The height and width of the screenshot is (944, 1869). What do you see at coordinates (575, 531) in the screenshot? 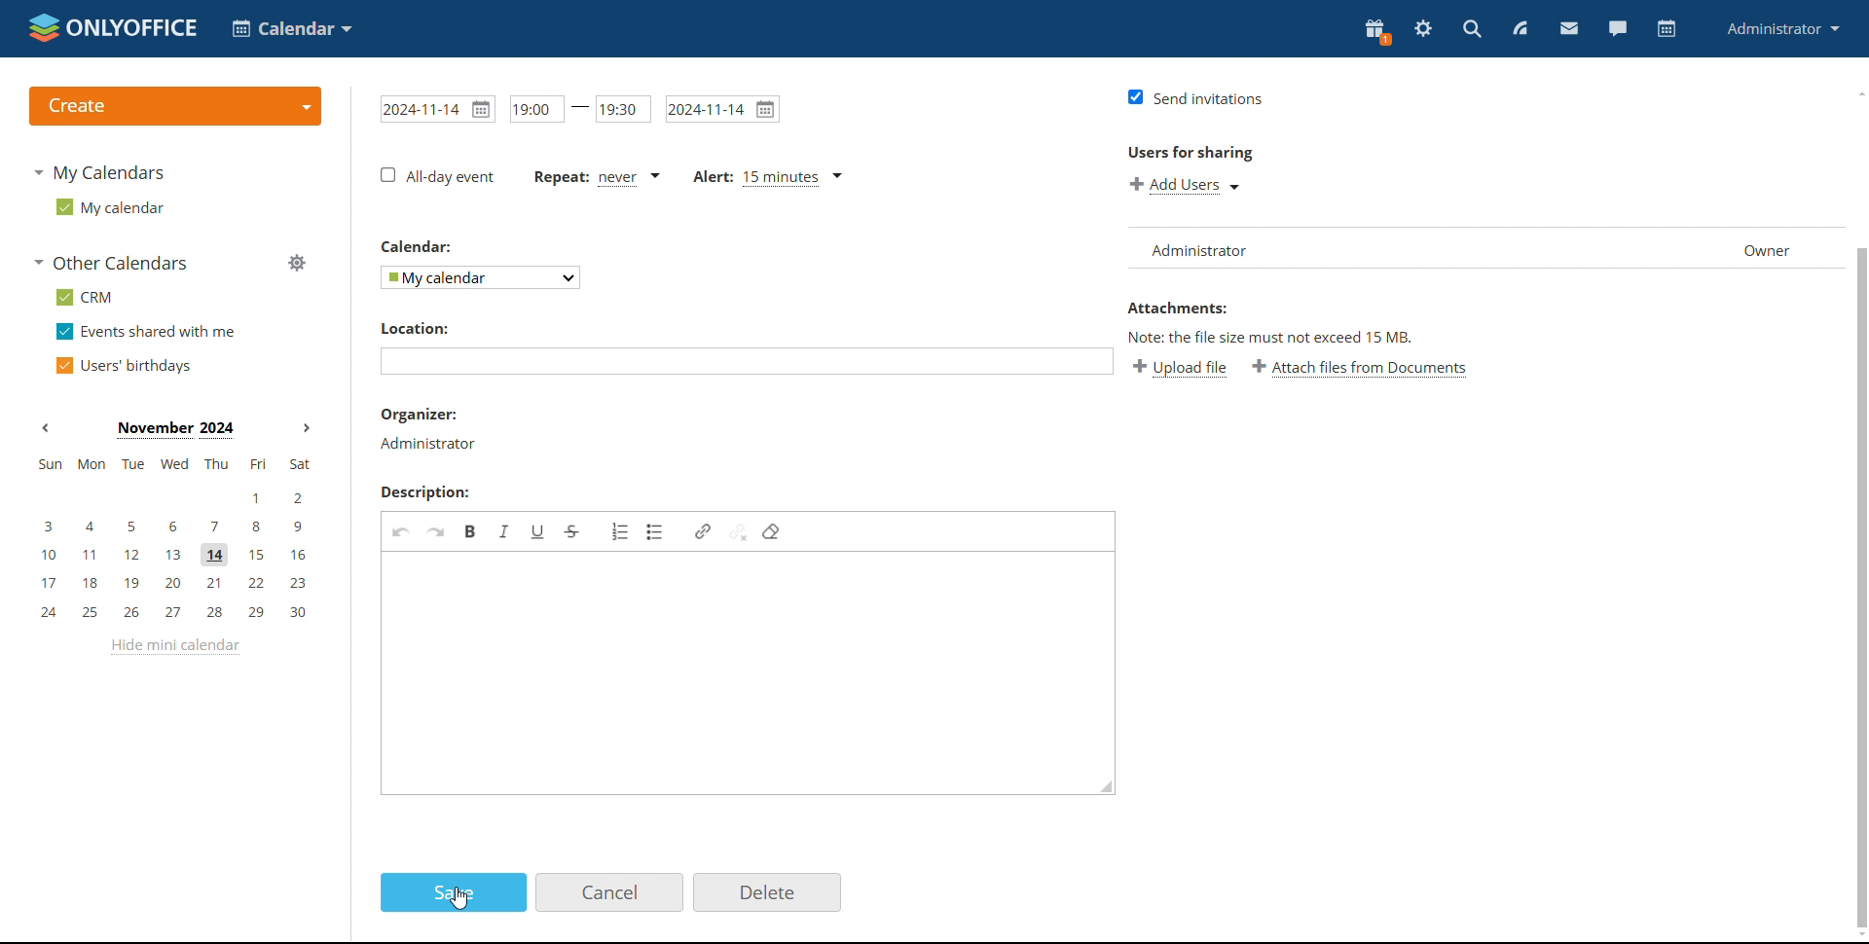
I see `strikethrough` at bounding box center [575, 531].